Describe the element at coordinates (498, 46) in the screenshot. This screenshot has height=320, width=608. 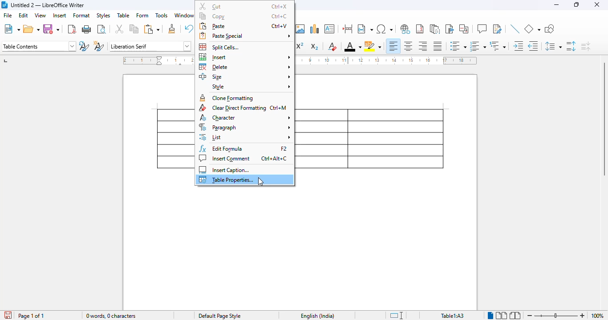
I see `select outline format` at that location.